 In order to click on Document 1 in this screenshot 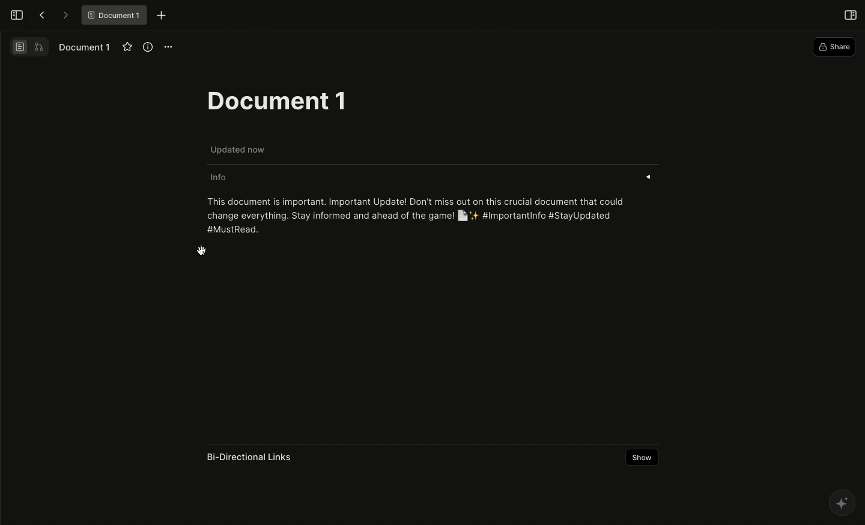, I will do `click(281, 100)`.